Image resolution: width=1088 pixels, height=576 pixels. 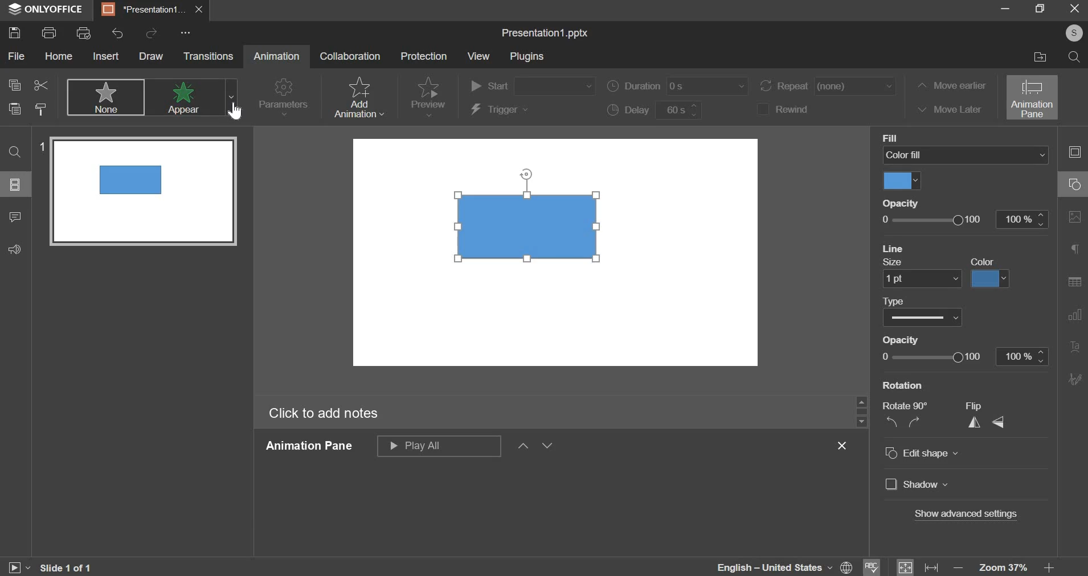 I want to click on Cursor, so click(x=233, y=112).